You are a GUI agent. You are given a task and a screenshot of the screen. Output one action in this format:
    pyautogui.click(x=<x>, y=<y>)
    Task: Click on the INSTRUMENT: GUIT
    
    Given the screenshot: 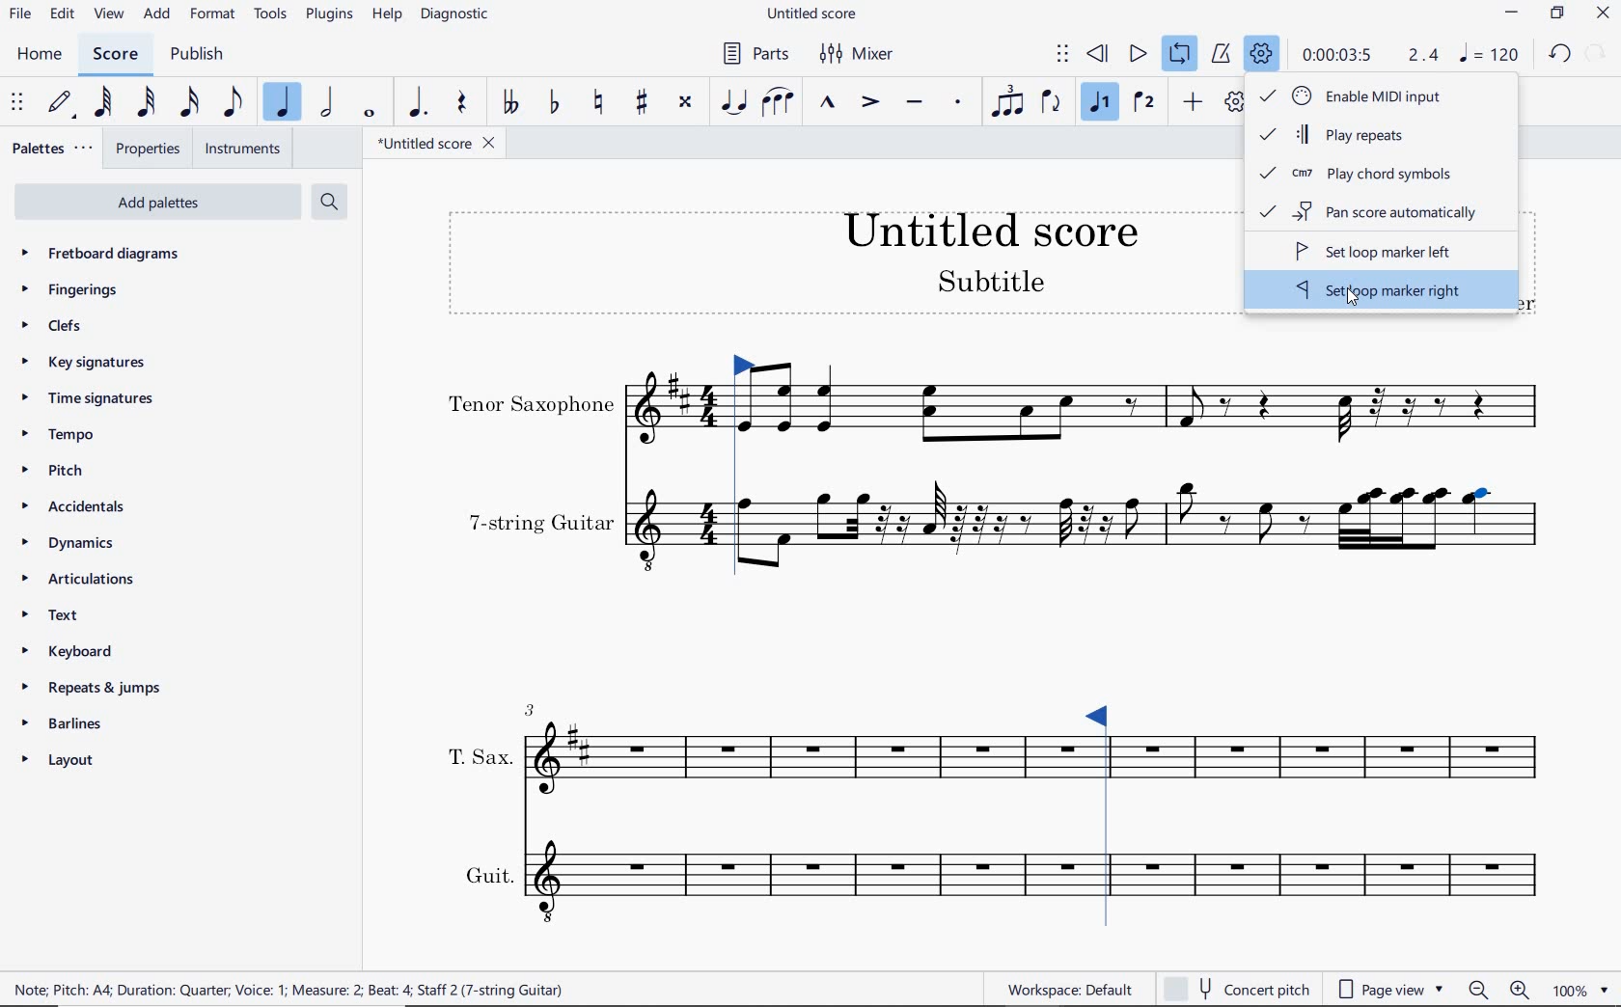 What is the action you would take?
    pyautogui.click(x=741, y=879)
    